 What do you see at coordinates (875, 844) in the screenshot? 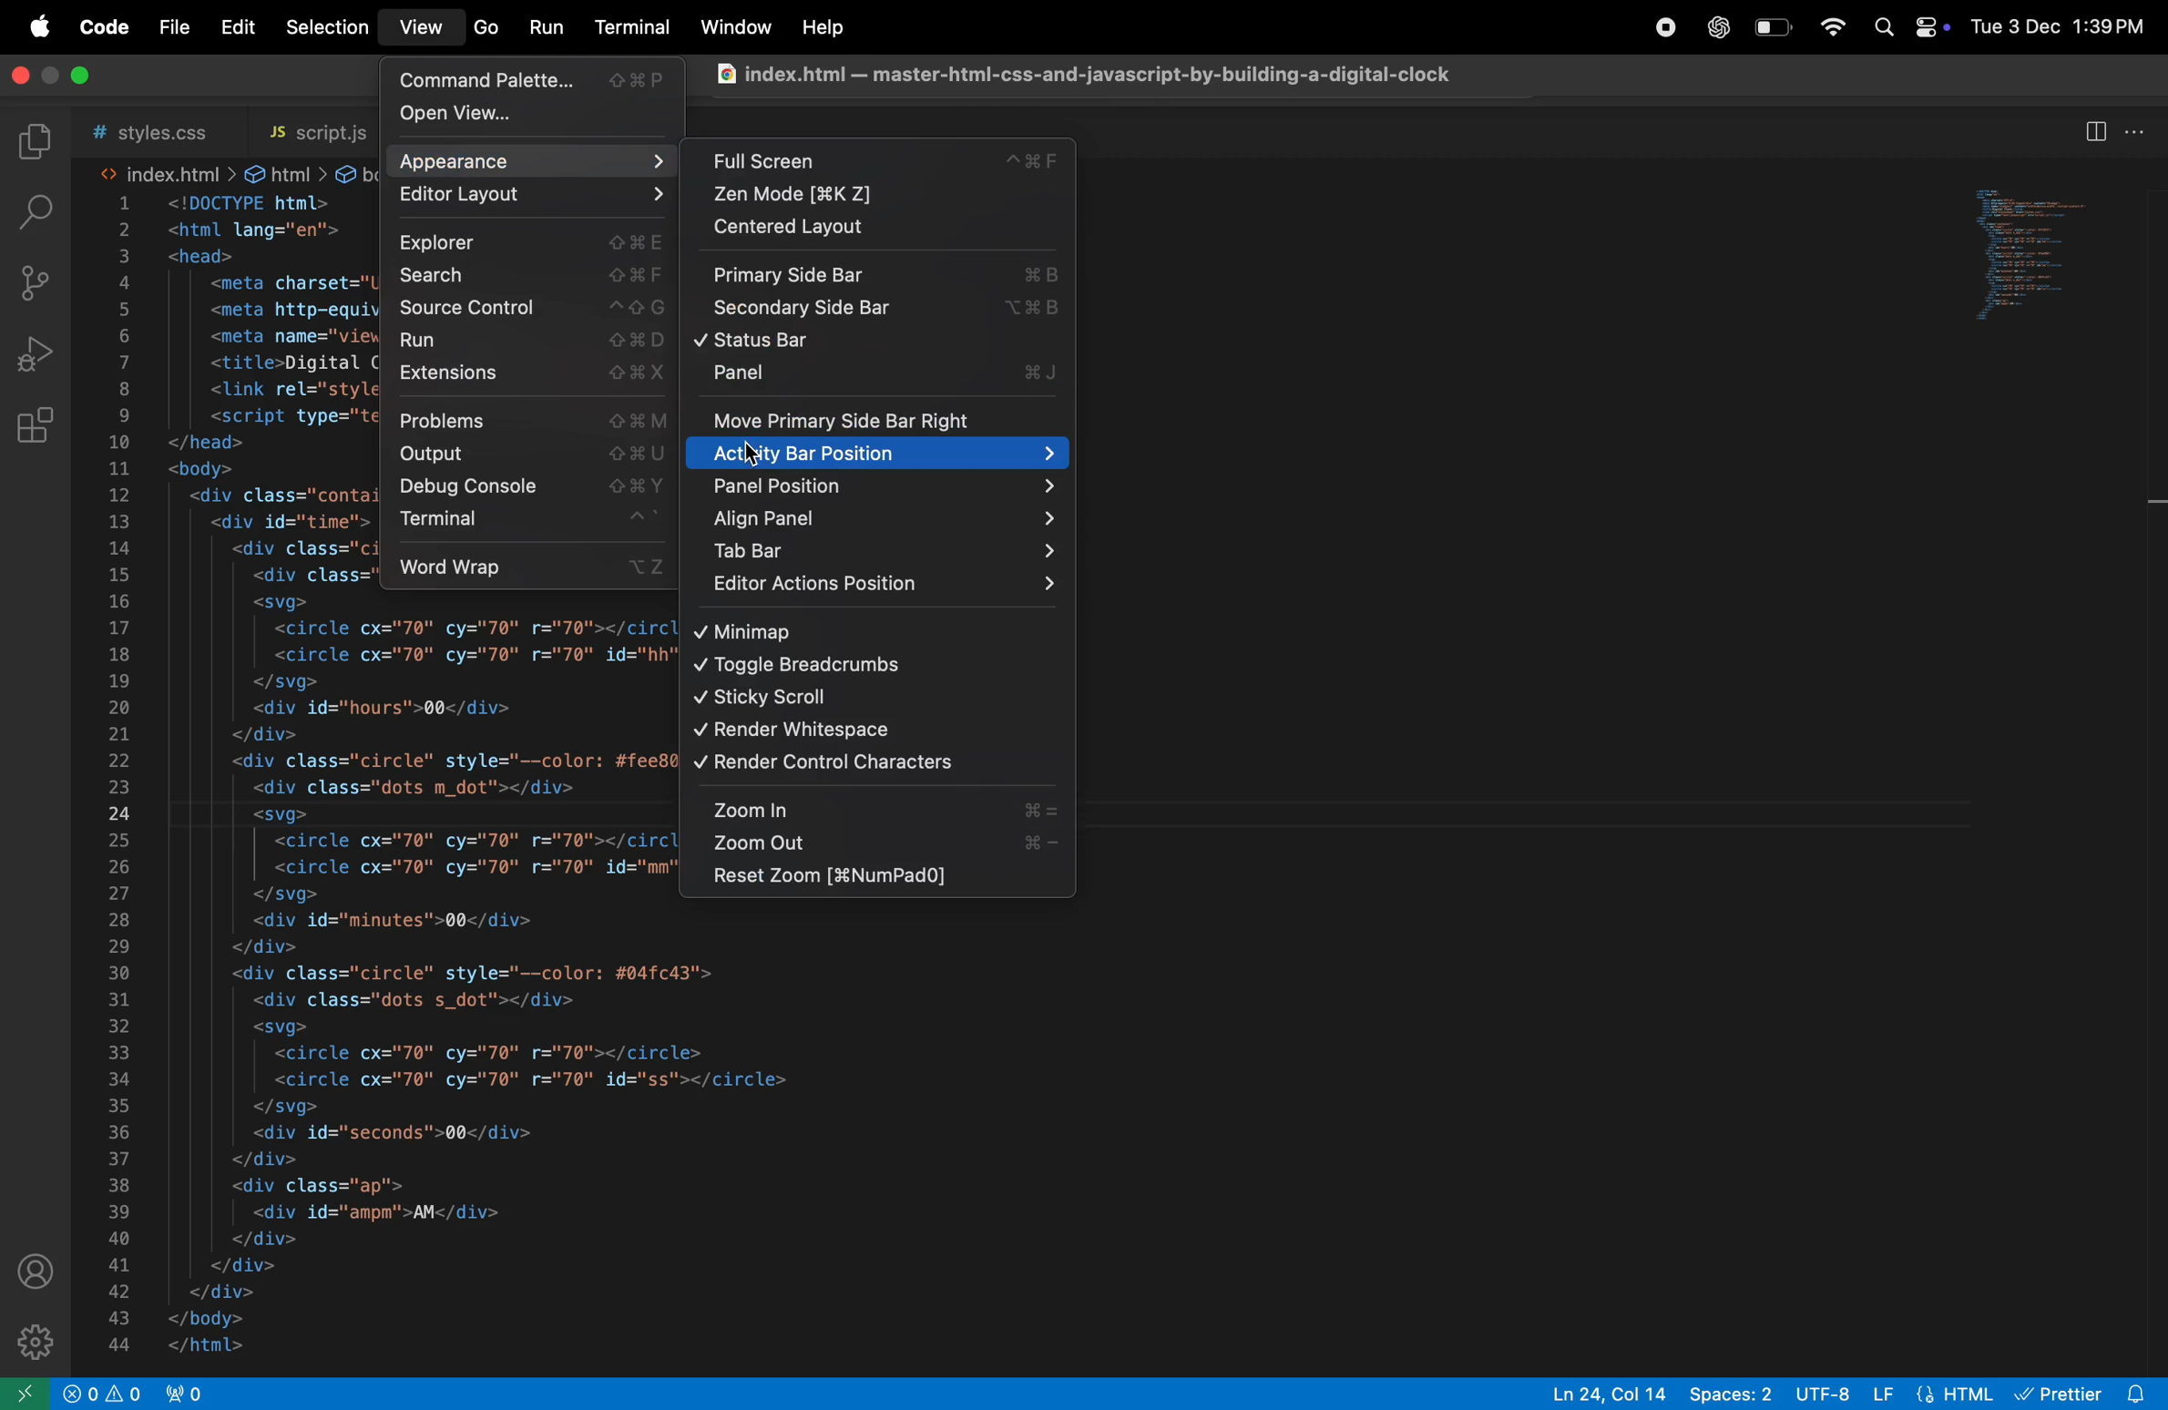
I see `zoom out` at bounding box center [875, 844].